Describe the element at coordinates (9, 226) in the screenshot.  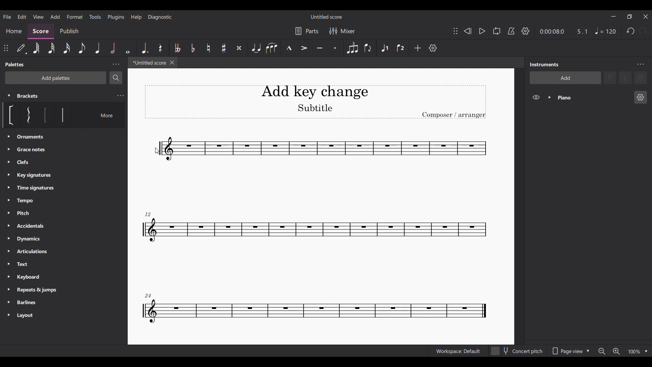
I see `Expand palettes` at that location.